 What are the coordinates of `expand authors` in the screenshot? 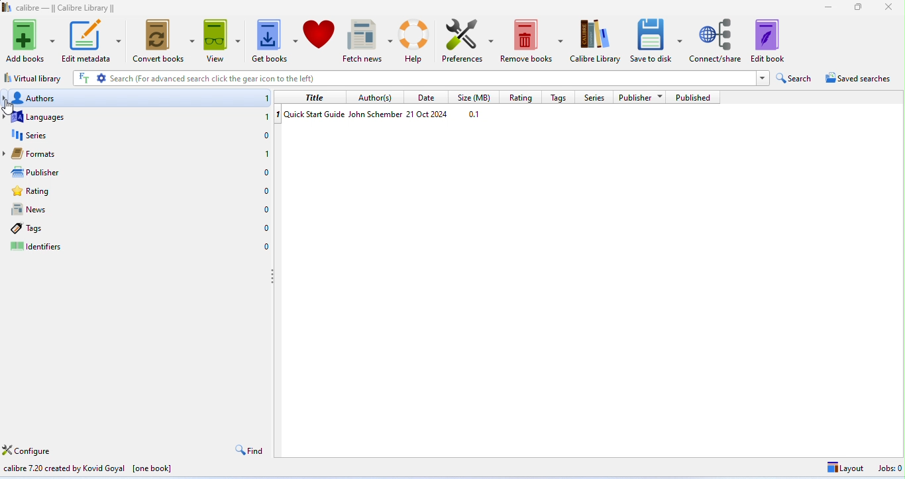 It's located at (6, 97).